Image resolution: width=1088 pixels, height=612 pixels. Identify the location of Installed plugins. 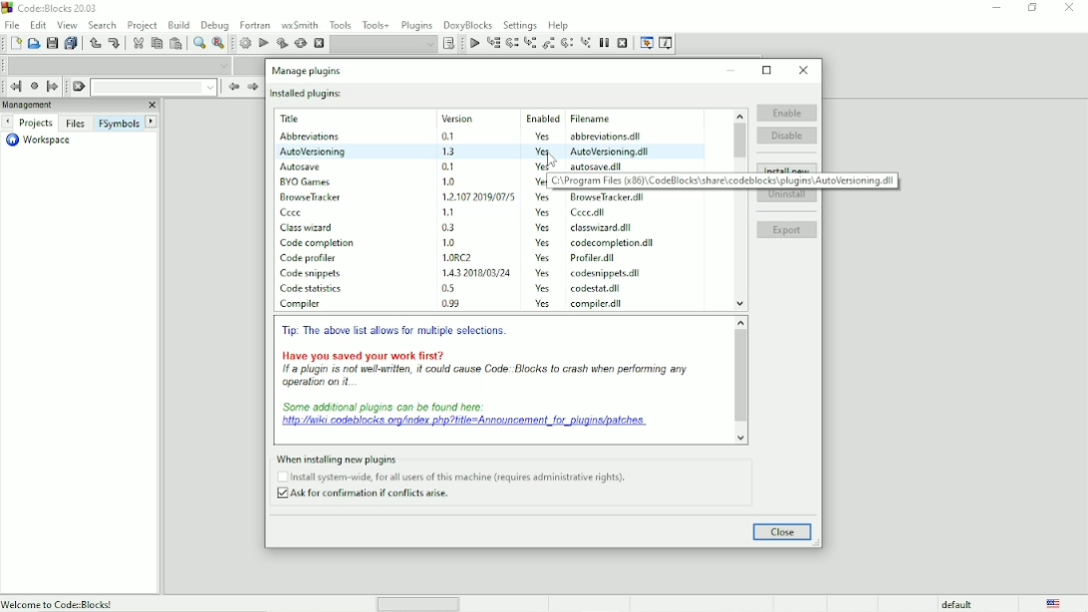
(306, 93).